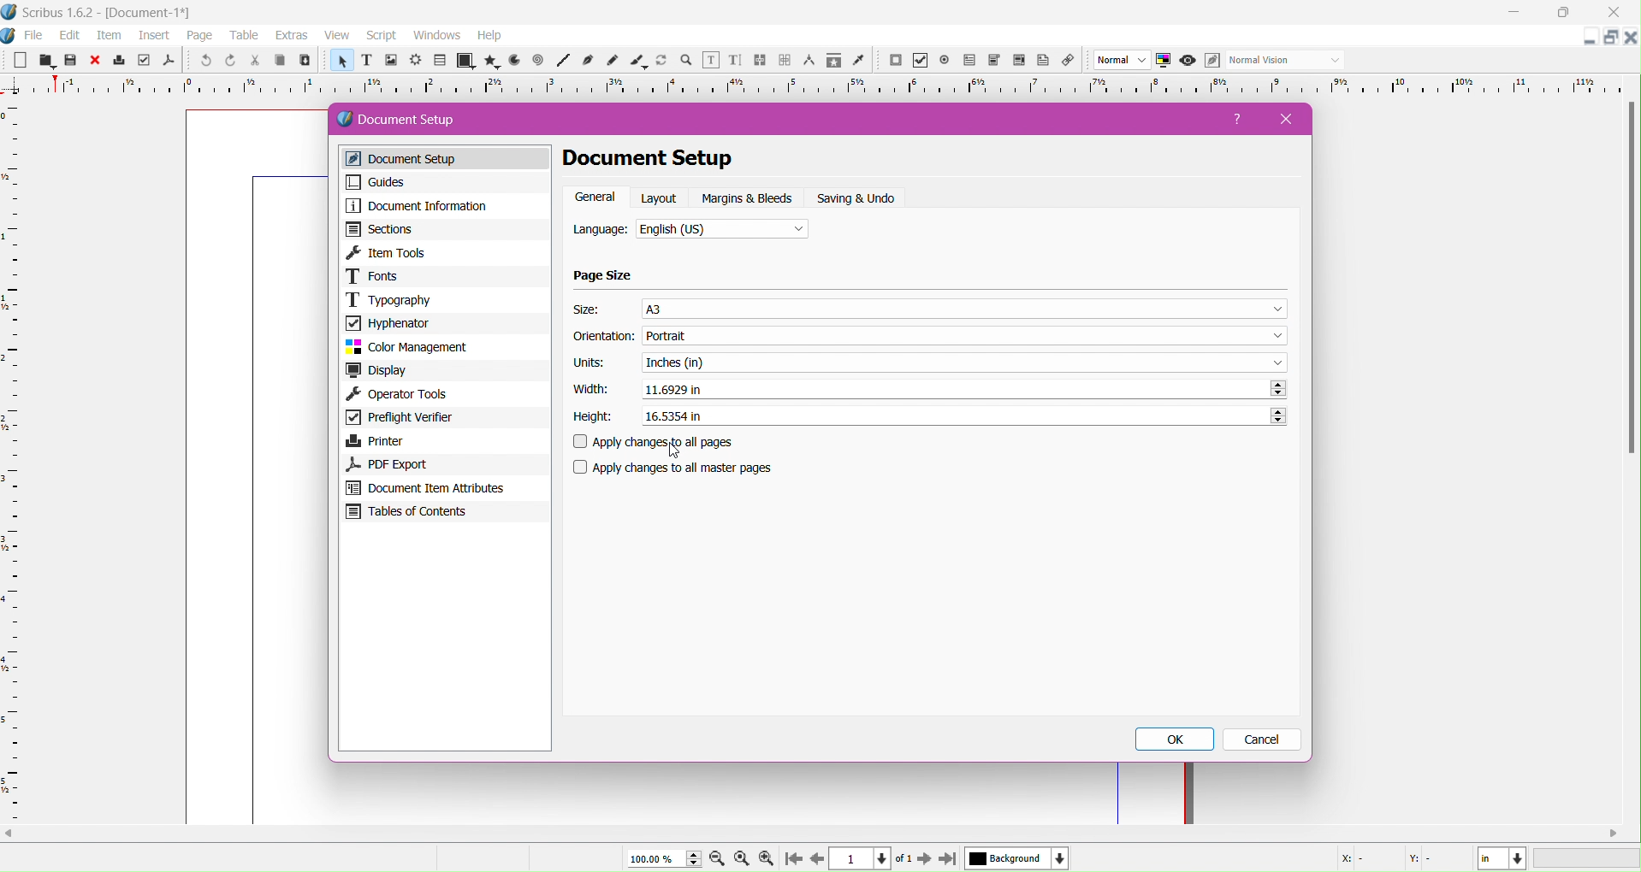  Describe the element at coordinates (604, 276) in the screenshot. I see `Page Size` at that location.